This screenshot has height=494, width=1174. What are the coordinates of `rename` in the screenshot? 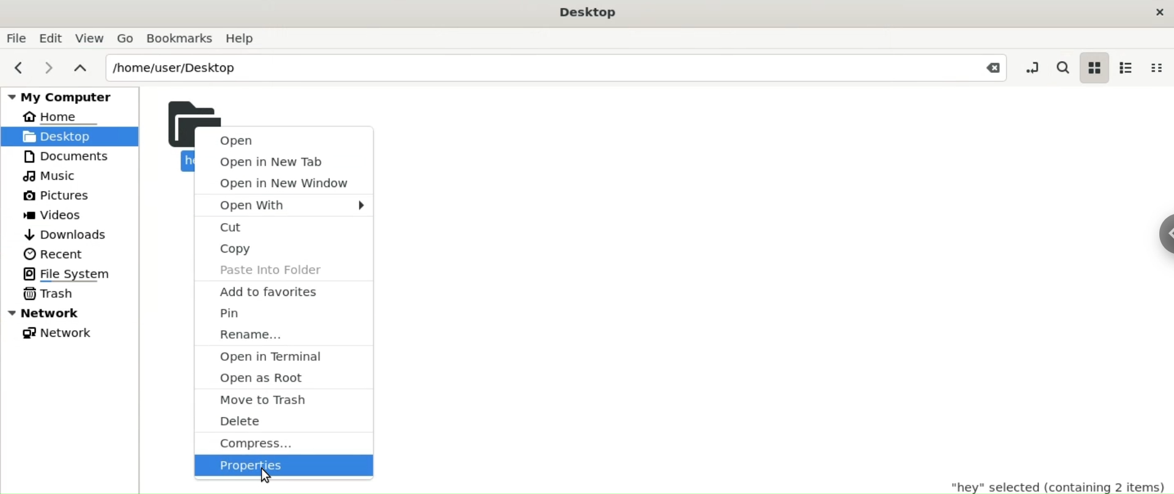 It's located at (284, 334).